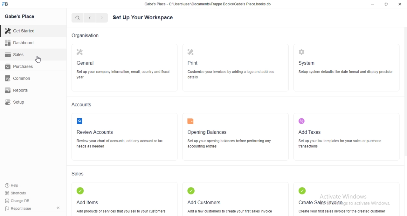 The image size is (407, 216). What do you see at coordinates (15, 102) in the screenshot?
I see `setup` at bounding box center [15, 102].